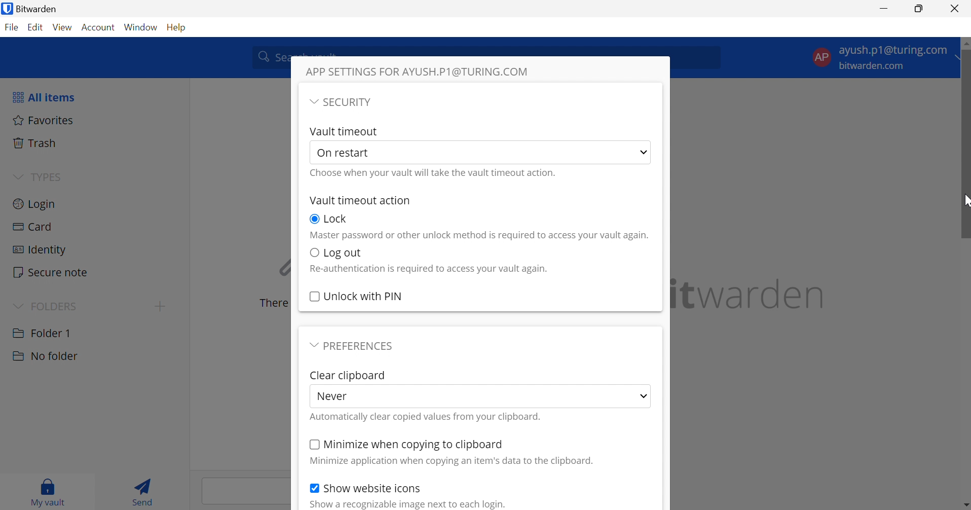 The width and height of the screenshot is (971, 510). What do you see at coordinates (359, 201) in the screenshot?
I see `Vault Timeout Action` at bounding box center [359, 201].